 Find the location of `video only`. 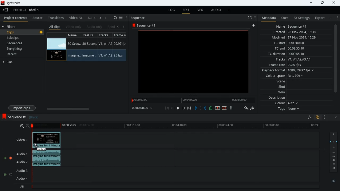

video only is located at coordinates (74, 27).